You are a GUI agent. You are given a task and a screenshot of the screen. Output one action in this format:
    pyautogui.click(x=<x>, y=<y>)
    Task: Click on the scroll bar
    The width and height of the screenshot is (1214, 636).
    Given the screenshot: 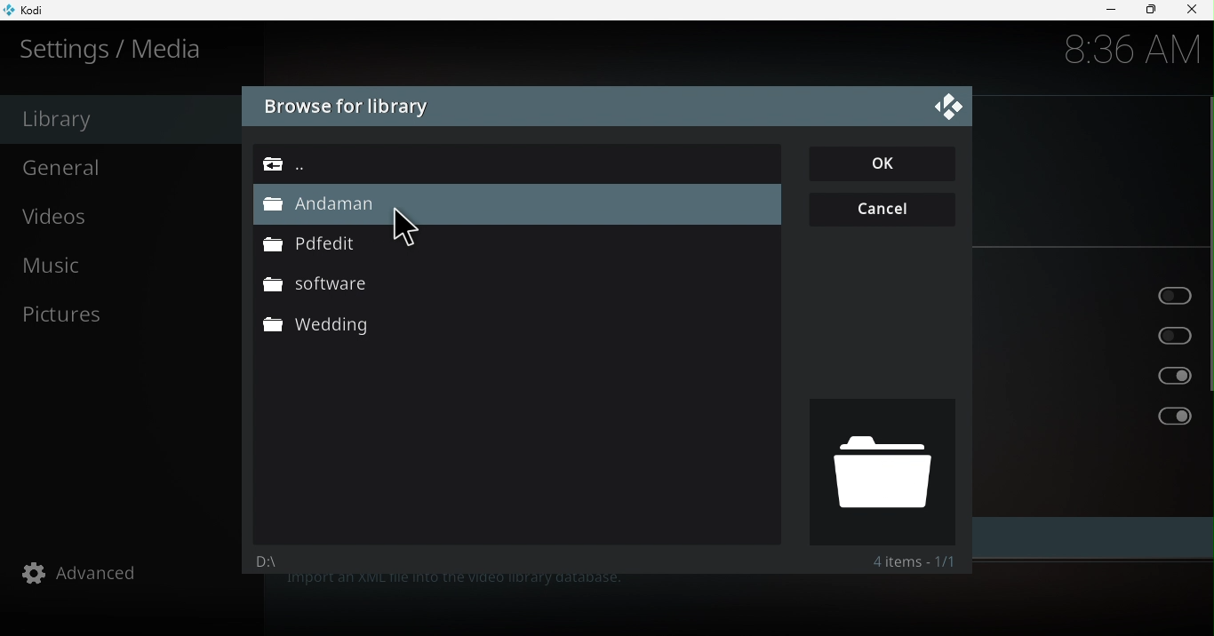 What is the action you would take?
    pyautogui.click(x=1207, y=326)
    